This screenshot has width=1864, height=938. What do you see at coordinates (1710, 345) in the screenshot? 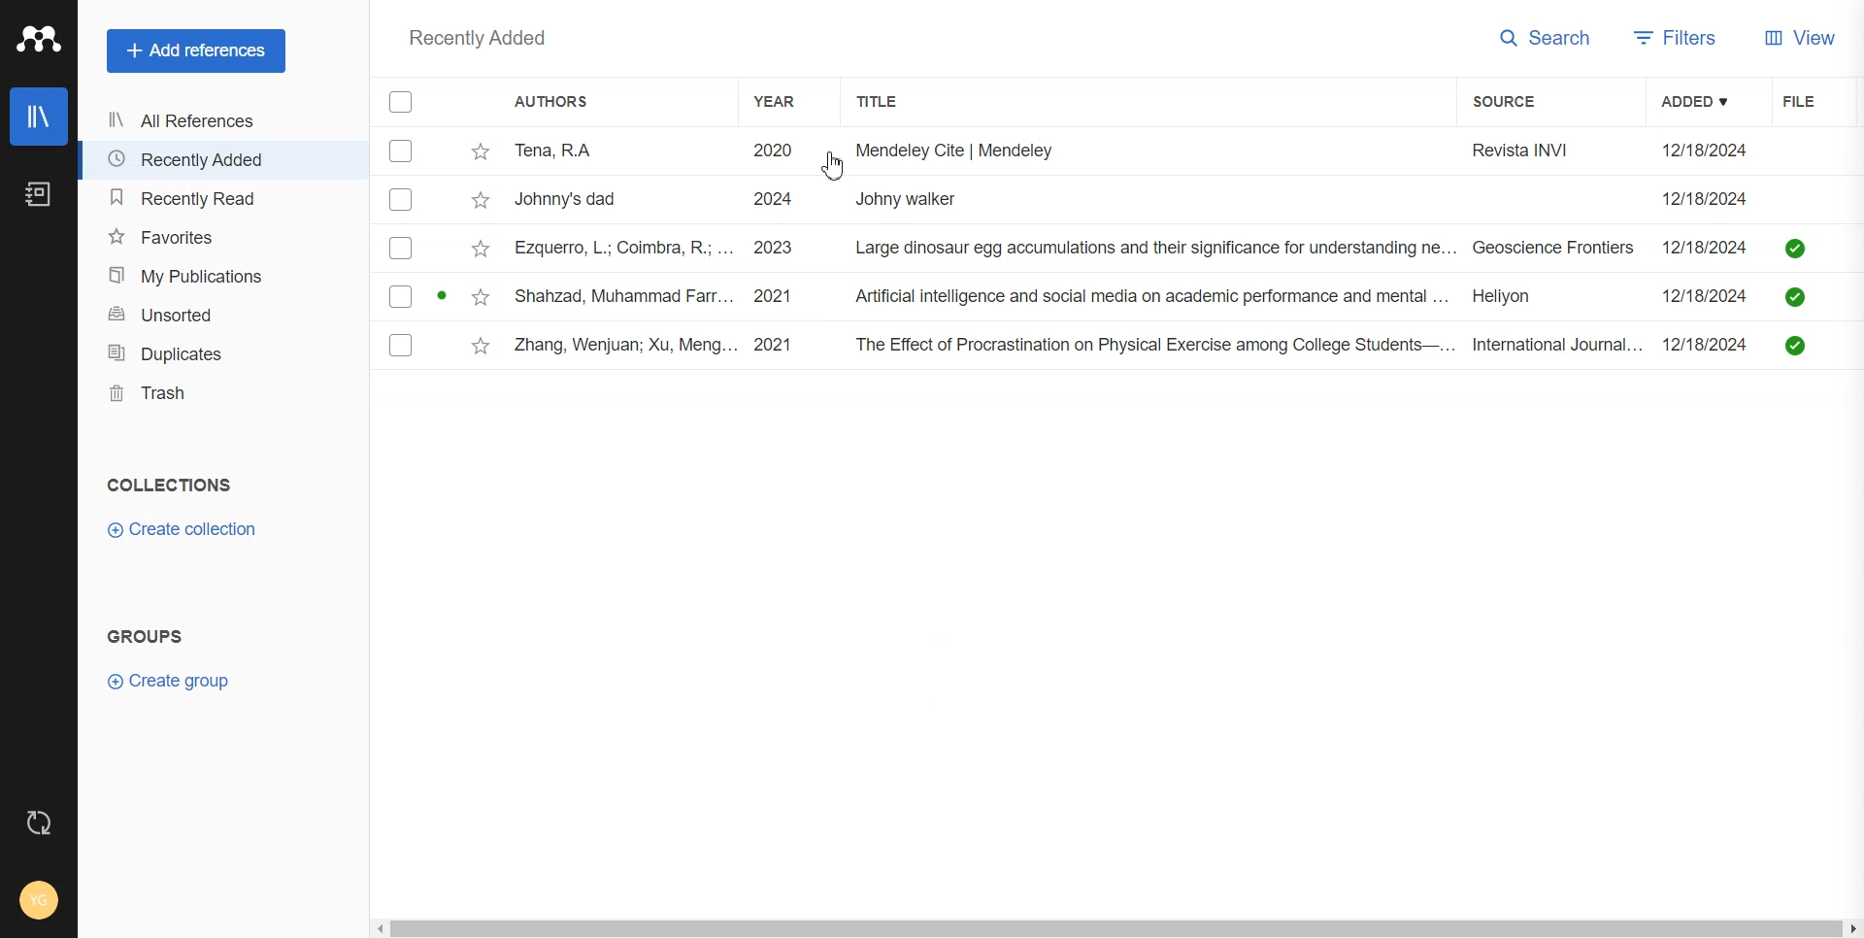
I see `12/18/2024` at bounding box center [1710, 345].